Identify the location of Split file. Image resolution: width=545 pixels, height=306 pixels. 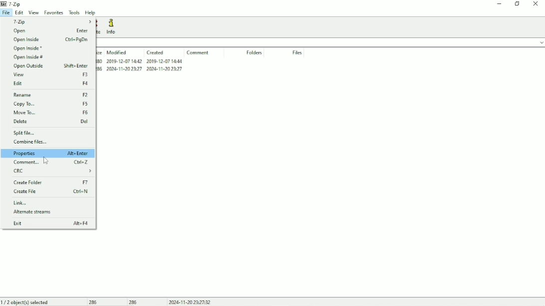
(29, 133).